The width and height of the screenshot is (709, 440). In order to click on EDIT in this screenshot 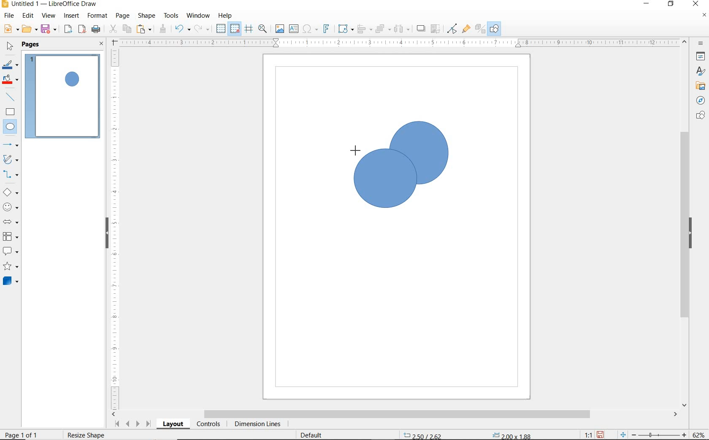, I will do `click(28, 16)`.